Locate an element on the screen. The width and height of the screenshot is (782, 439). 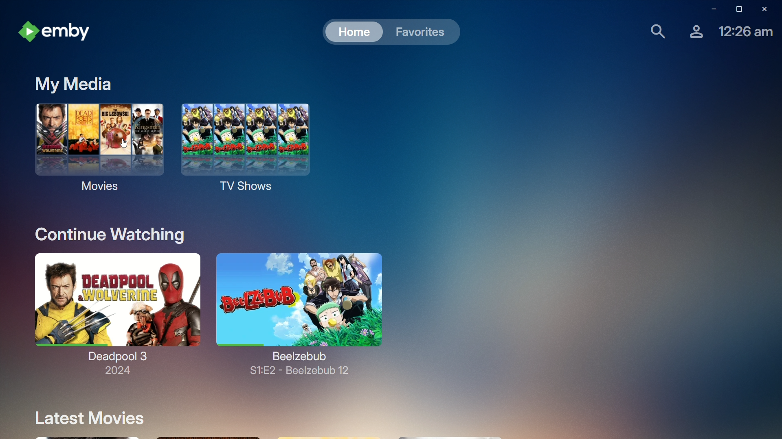
S1:E2 - Beelzebub 12 is located at coordinates (300, 373).